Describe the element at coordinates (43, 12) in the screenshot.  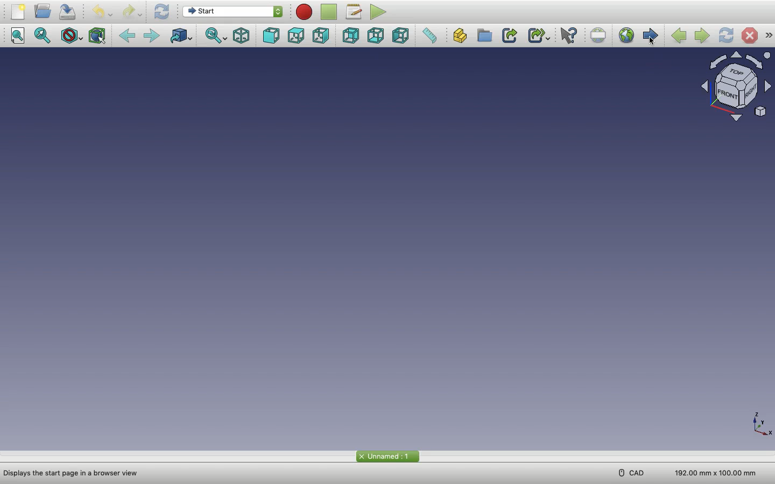
I see `Open` at that location.